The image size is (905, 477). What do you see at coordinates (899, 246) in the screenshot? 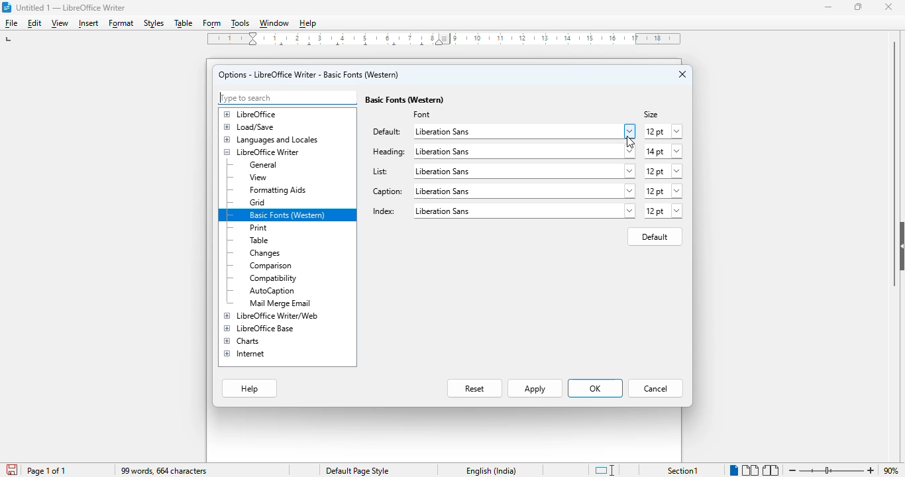
I see `show` at bounding box center [899, 246].